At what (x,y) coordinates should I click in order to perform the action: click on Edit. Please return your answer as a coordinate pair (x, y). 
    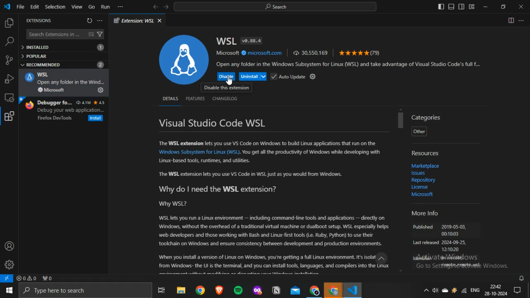
    Looking at the image, I should click on (34, 7).